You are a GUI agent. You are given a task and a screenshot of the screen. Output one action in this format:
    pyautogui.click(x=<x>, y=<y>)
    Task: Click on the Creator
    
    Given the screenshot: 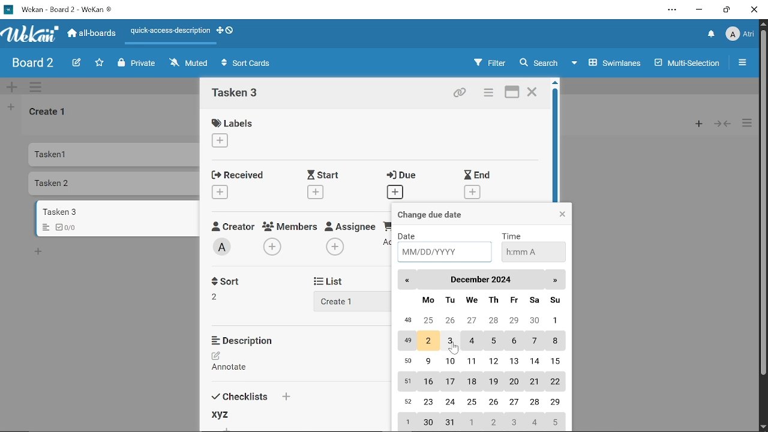 What is the action you would take?
    pyautogui.click(x=232, y=226)
    